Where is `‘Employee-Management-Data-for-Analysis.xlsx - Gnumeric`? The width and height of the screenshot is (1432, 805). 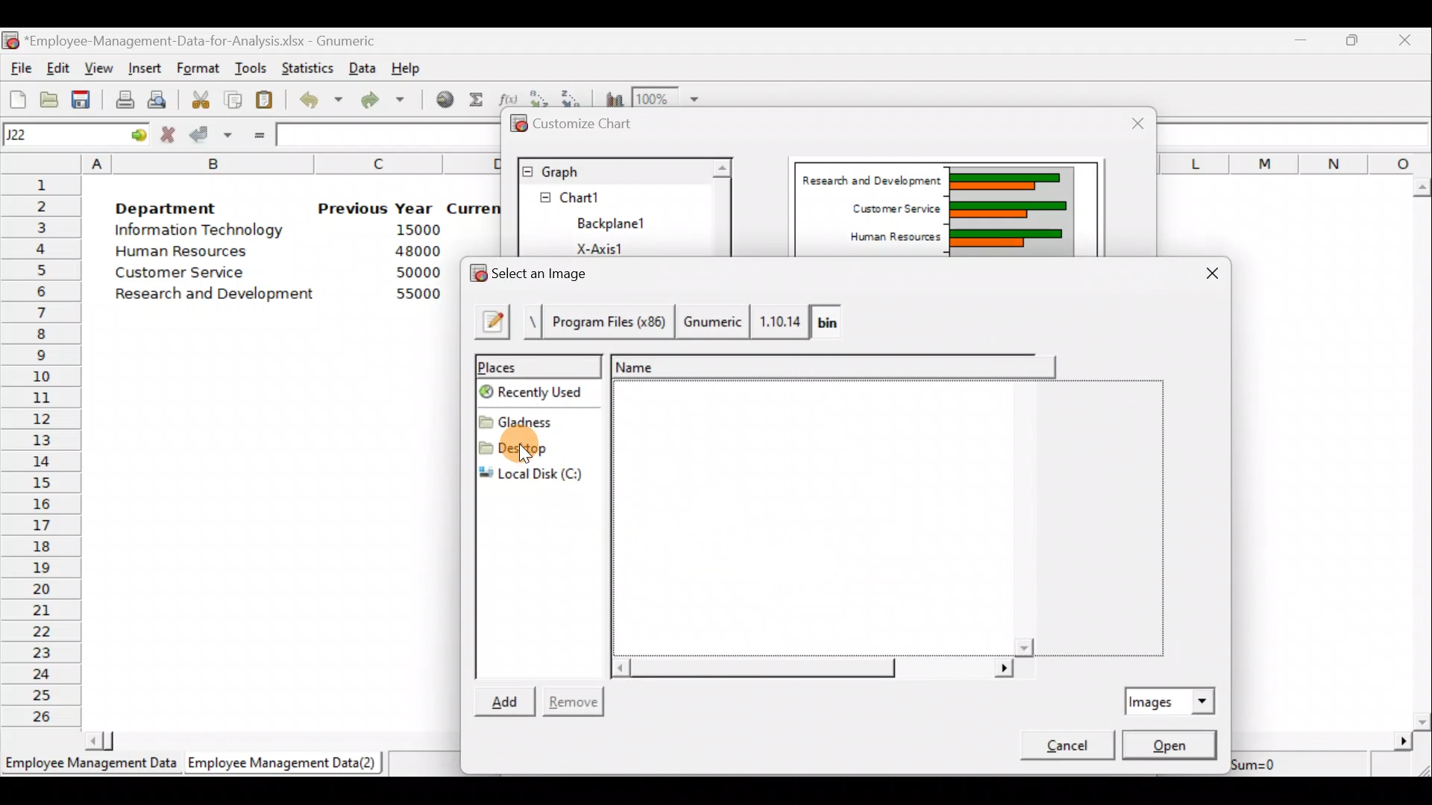 ‘Employee-Management-Data-for-Analysis.xlsx - Gnumeric is located at coordinates (216, 41).